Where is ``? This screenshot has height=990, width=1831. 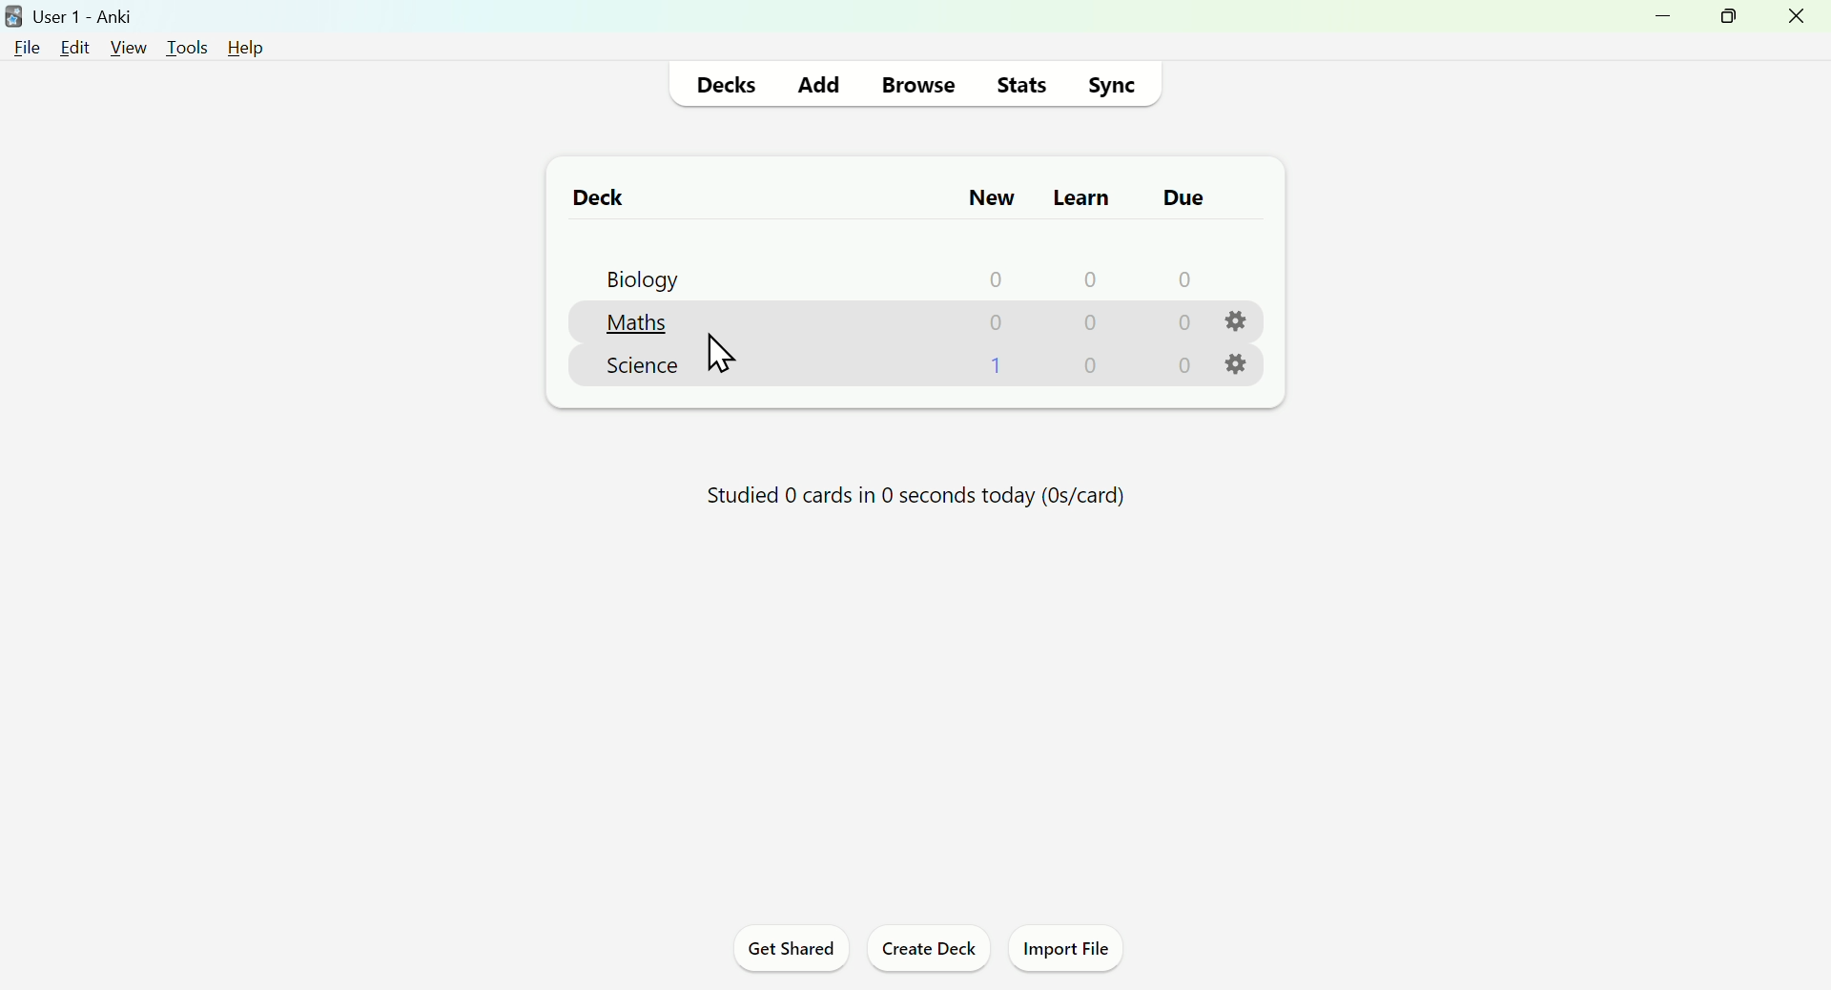
 is located at coordinates (1728, 19).